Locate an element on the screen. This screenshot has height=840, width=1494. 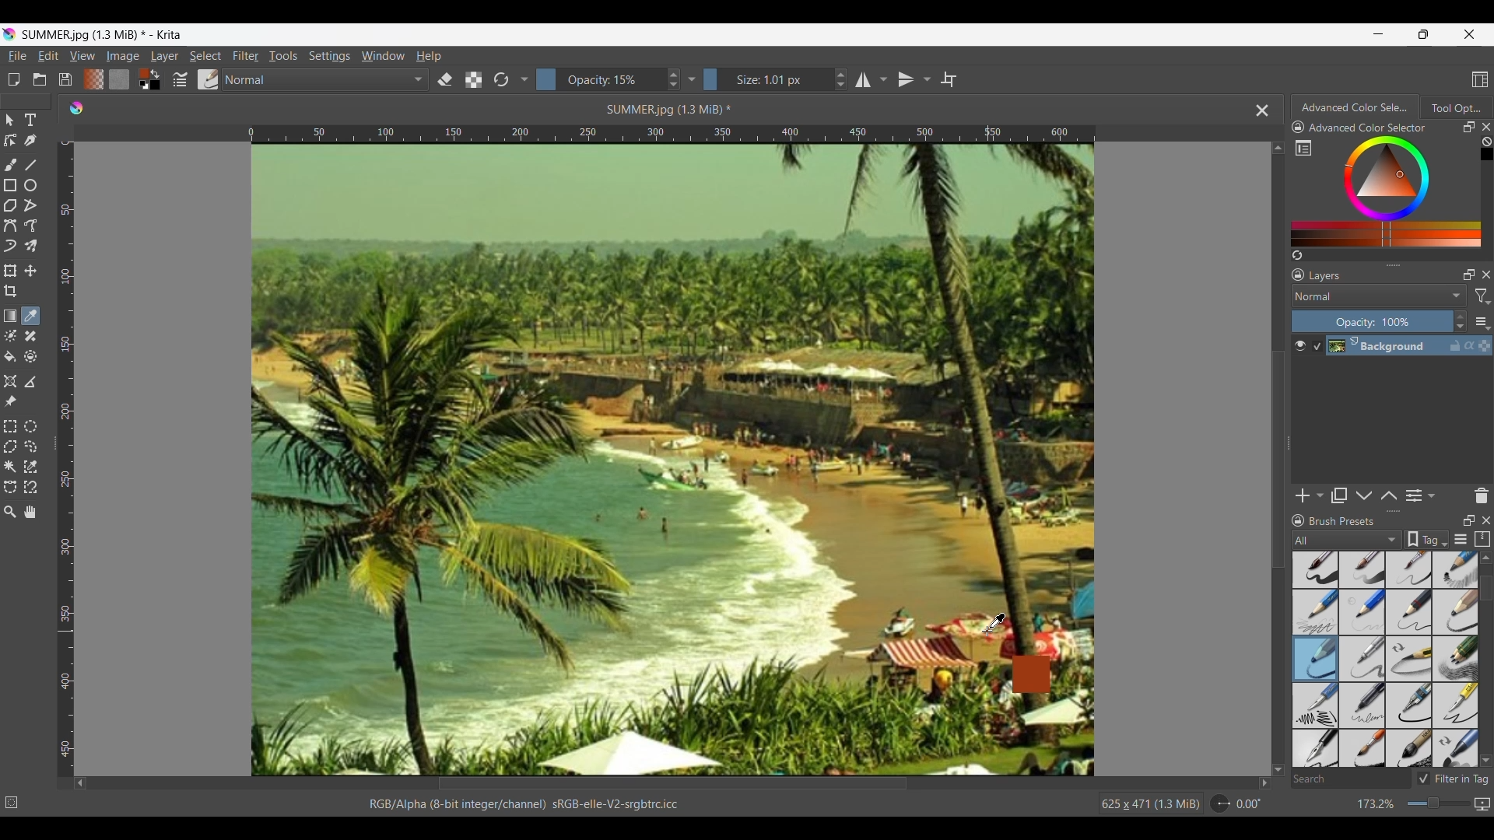
Edit brush settings is located at coordinates (181, 79).